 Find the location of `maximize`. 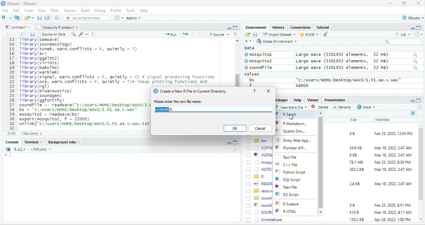

maximize is located at coordinates (235, 27).